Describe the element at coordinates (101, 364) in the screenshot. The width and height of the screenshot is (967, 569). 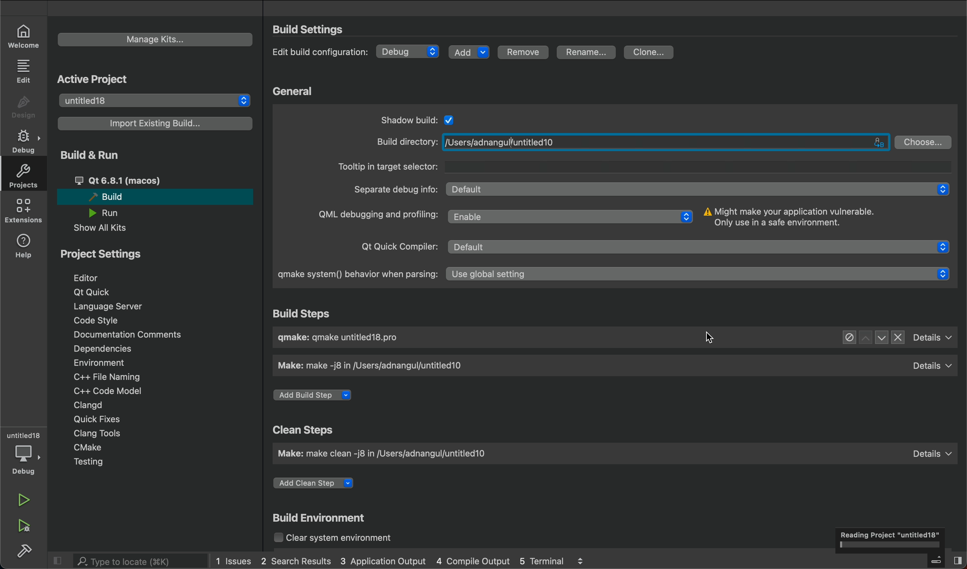
I see `environment` at that location.